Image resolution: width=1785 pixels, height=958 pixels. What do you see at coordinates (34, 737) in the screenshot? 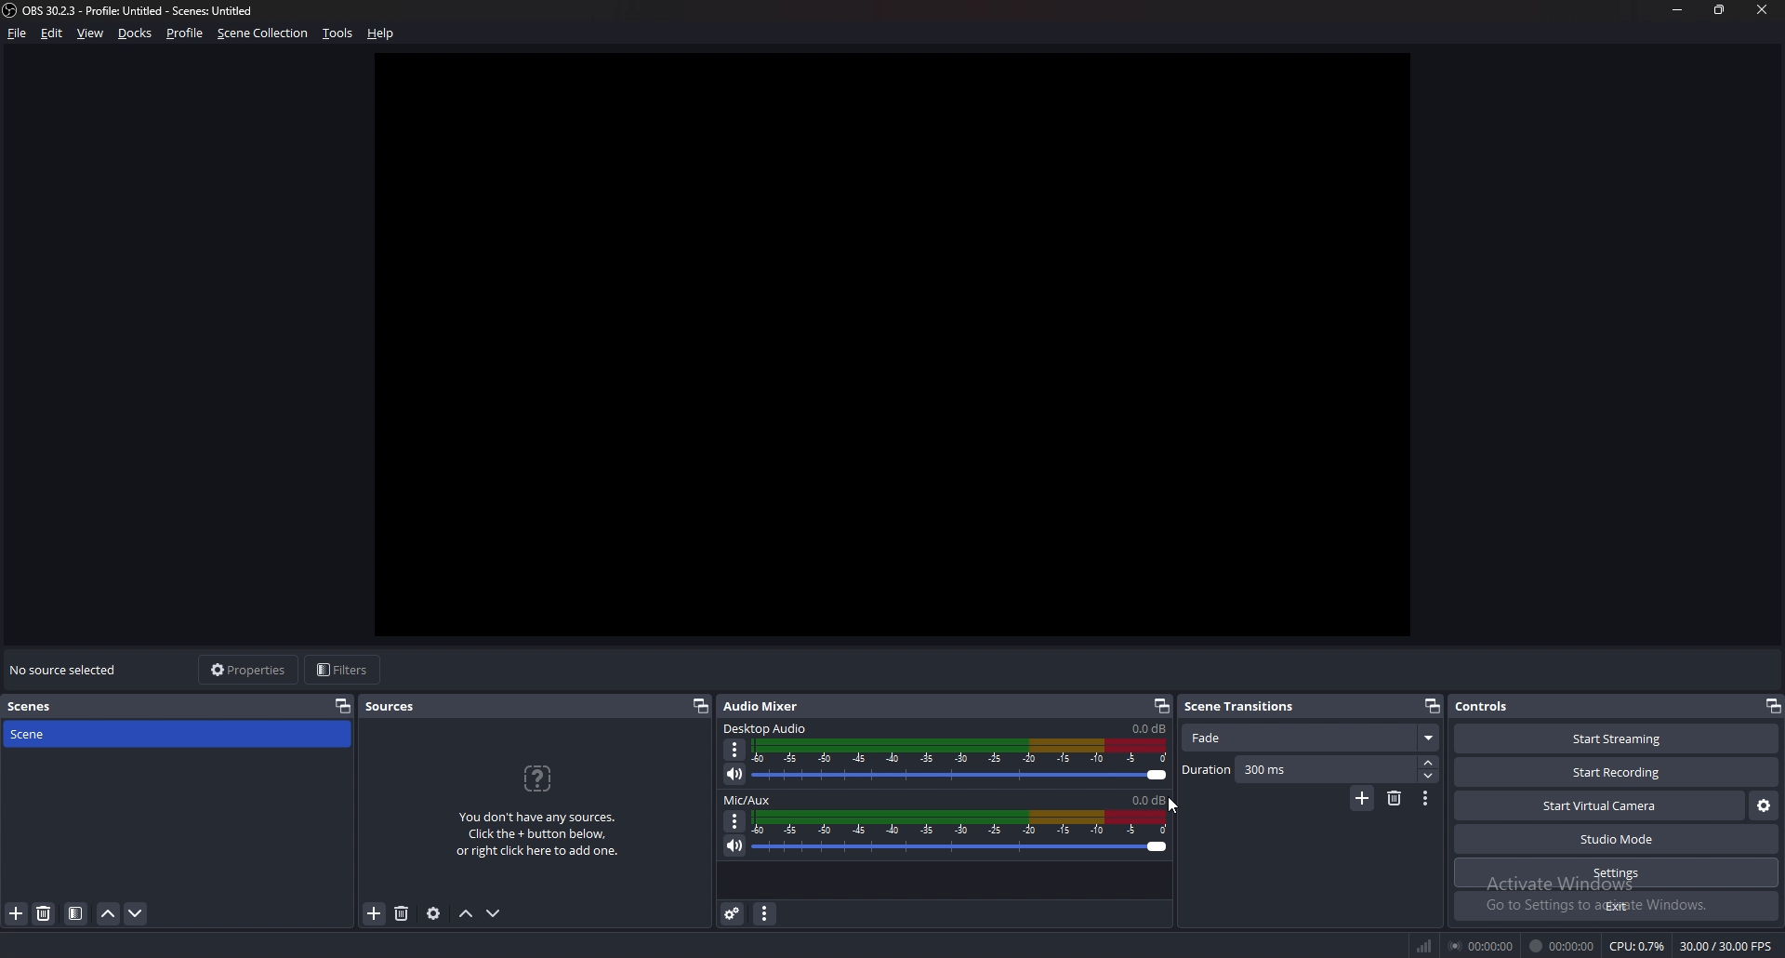
I see `scene` at bounding box center [34, 737].